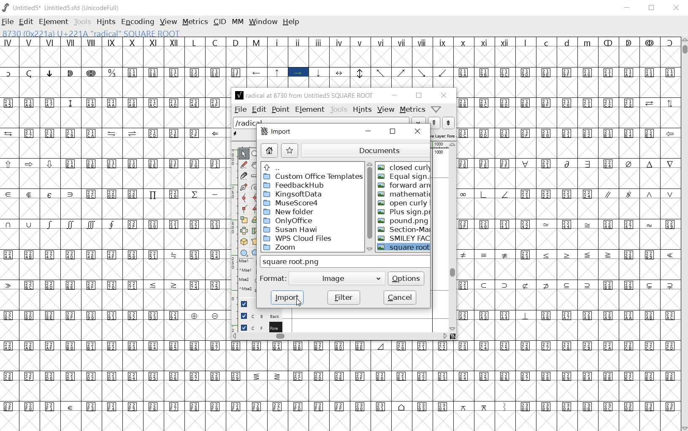 Image resolution: width=688 pixels, height=431 pixels. Describe the element at coordinates (568, 218) in the screenshot. I see `Glyph characters` at that location.